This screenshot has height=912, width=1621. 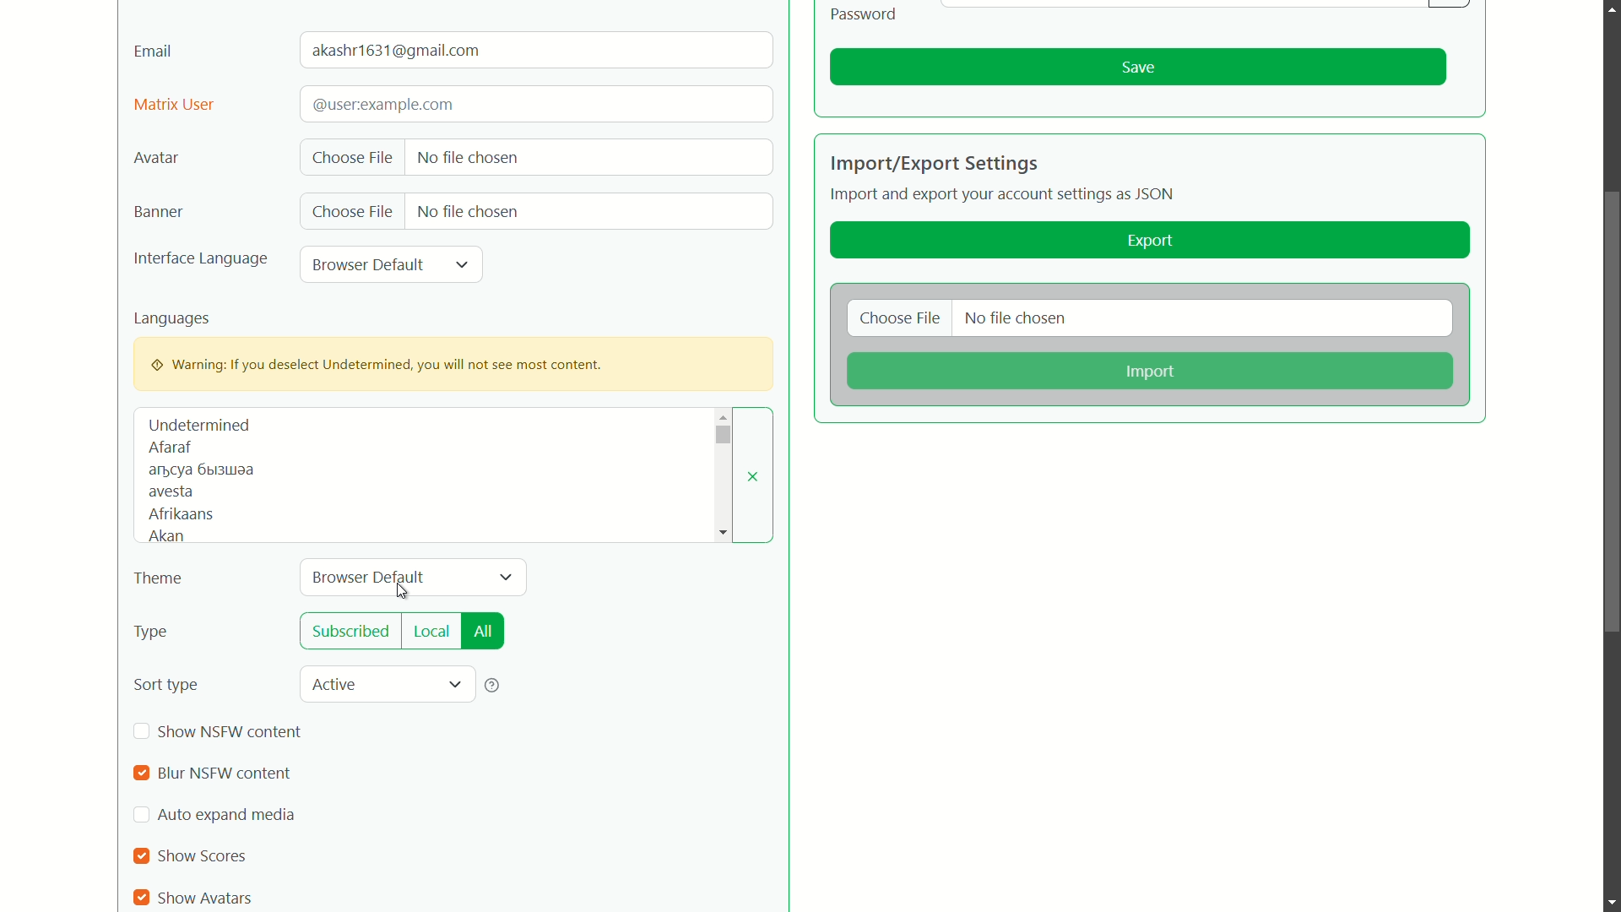 What do you see at coordinates (205, 896) in the screenshot?
I see `show avatars` at bounding box center [205, 896].